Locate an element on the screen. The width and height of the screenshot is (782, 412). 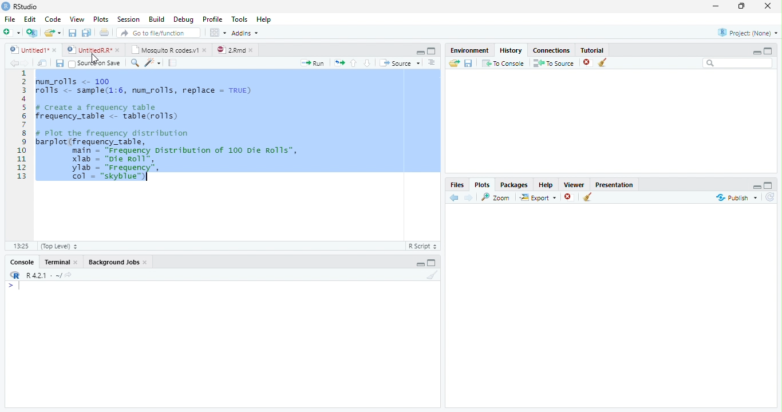
Run is located at coordinates (313, 63).